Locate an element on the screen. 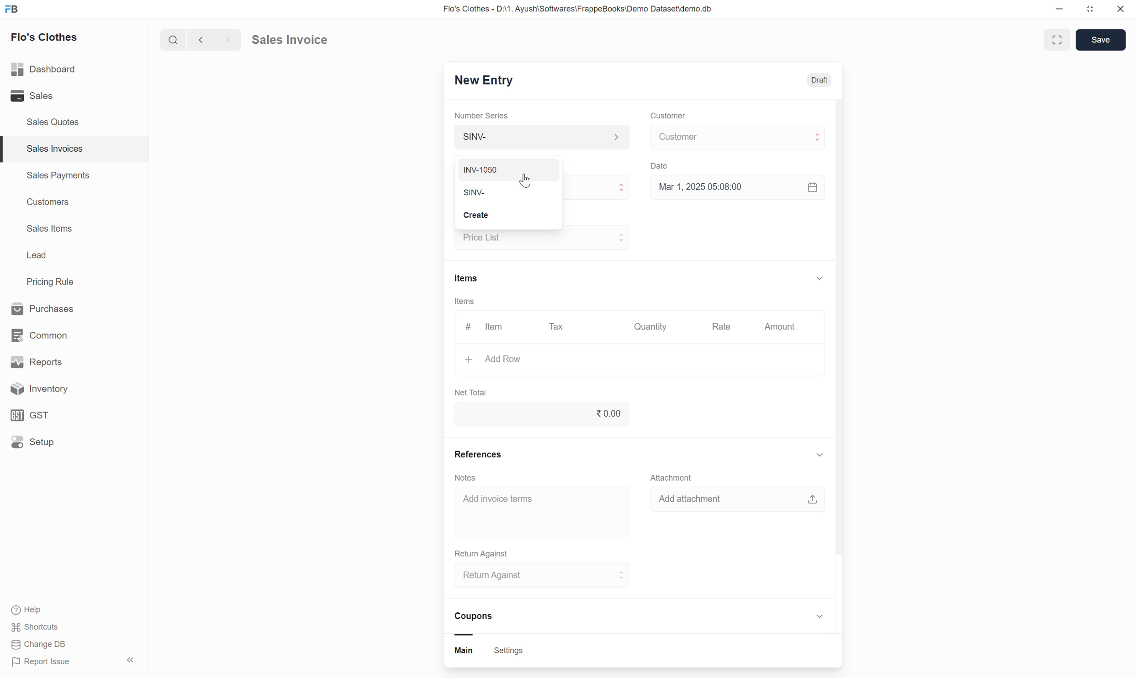 The height and width of the screenshot is (678, 1136). Sales Payments is located at coordinates (57, 177).